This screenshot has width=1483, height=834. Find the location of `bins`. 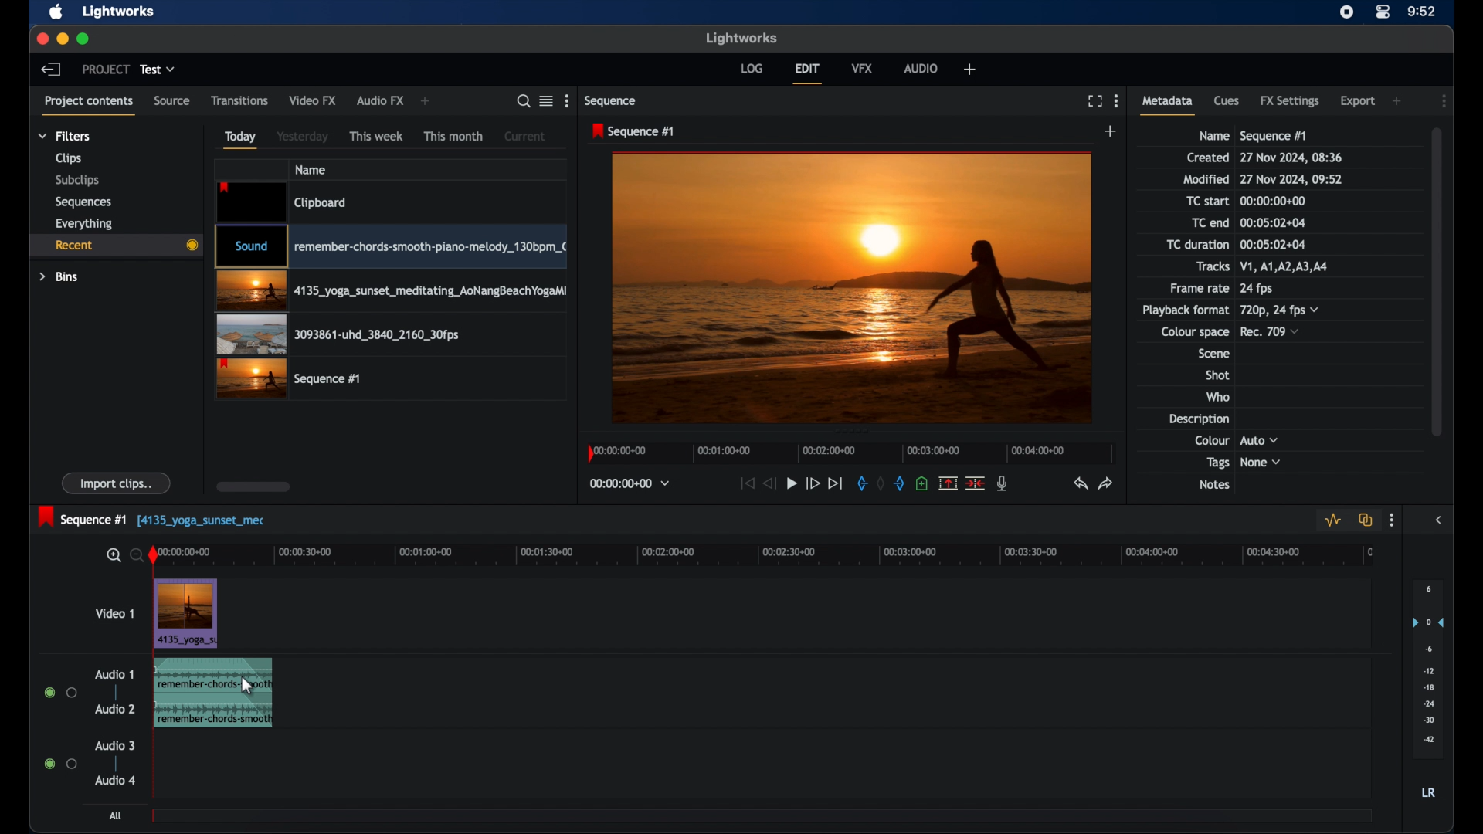

bins is located at coordinates (59, 277).